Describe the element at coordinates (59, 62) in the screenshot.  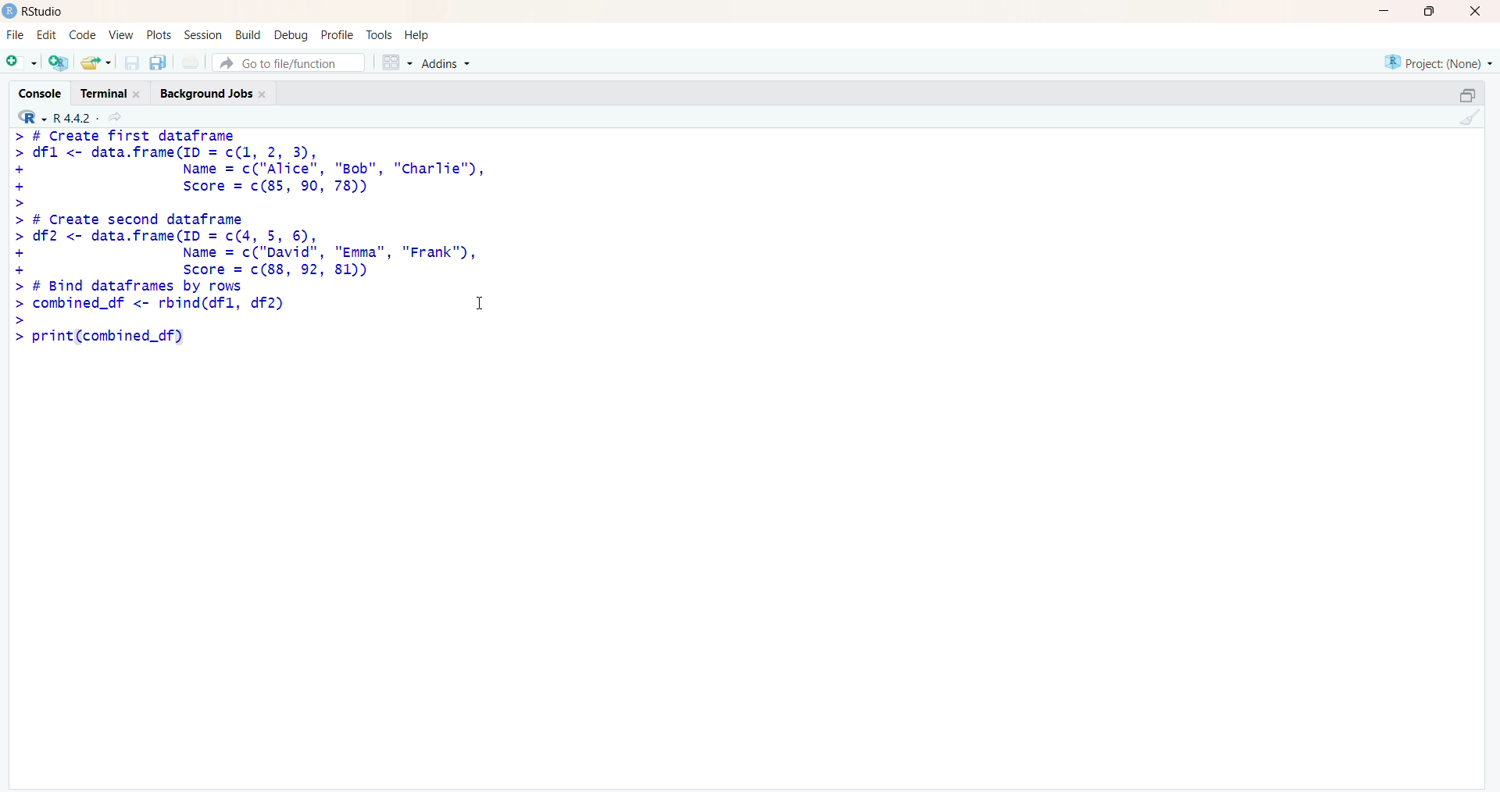
I see `create project` at that location.